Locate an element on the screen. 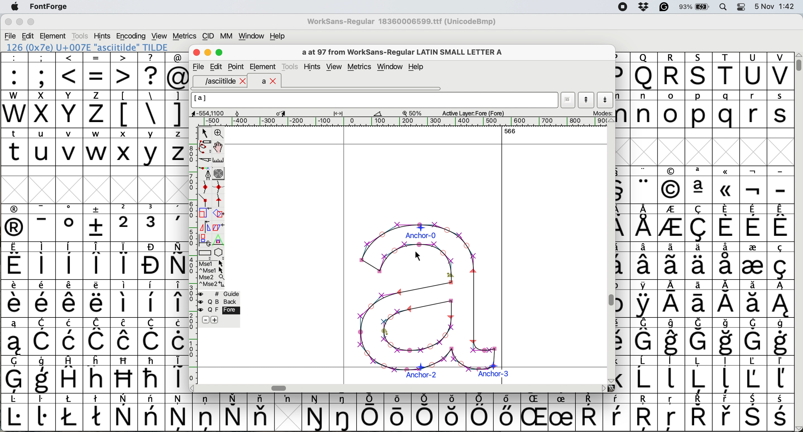 The height and width of the screenshot is (432, 803). Y is located at coordinates (70, 109).